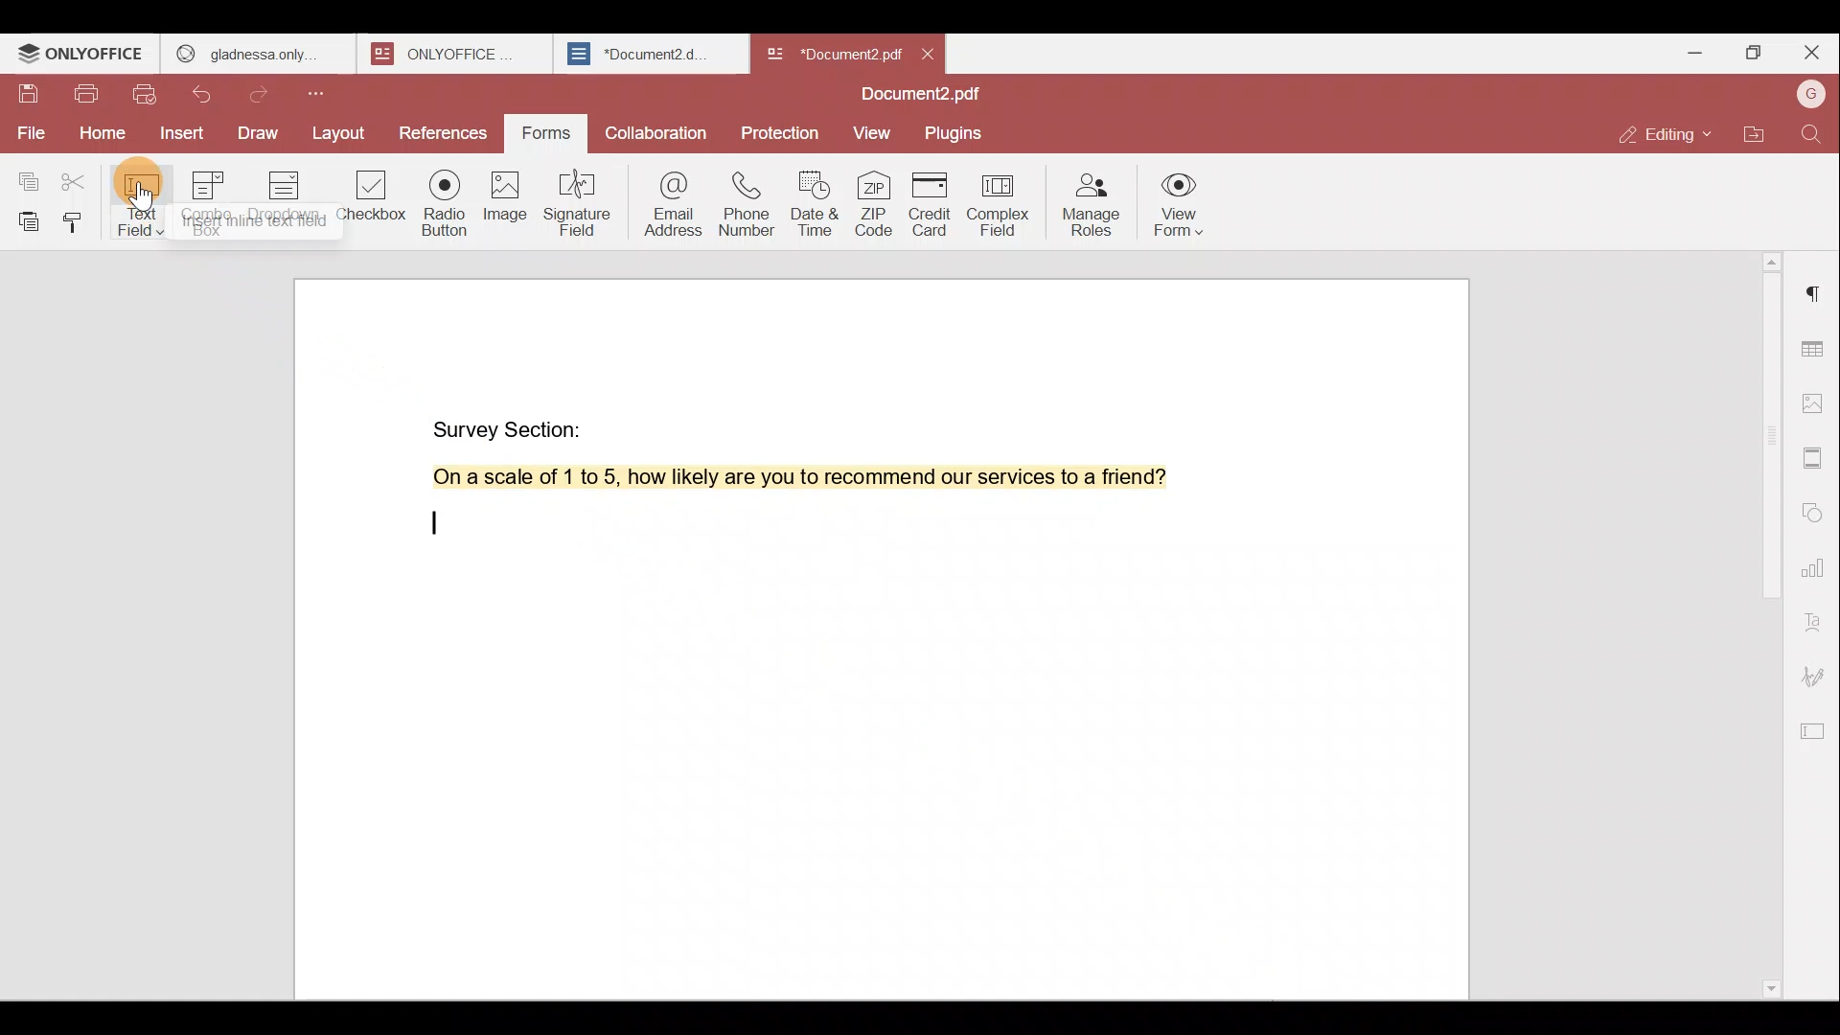 The image size is (1840, 1035). What do you see at coordinates (1815, 344) in the screenshot?
I see `Table settings` at bounding box center [1815, 344].